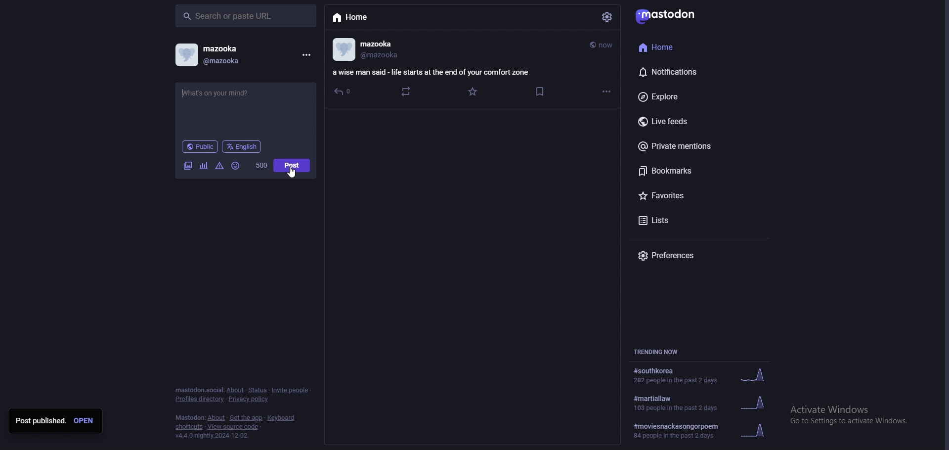  Describe the element at coordinates (690, 171) in the screenshot. I see `bookmarks` at that location.